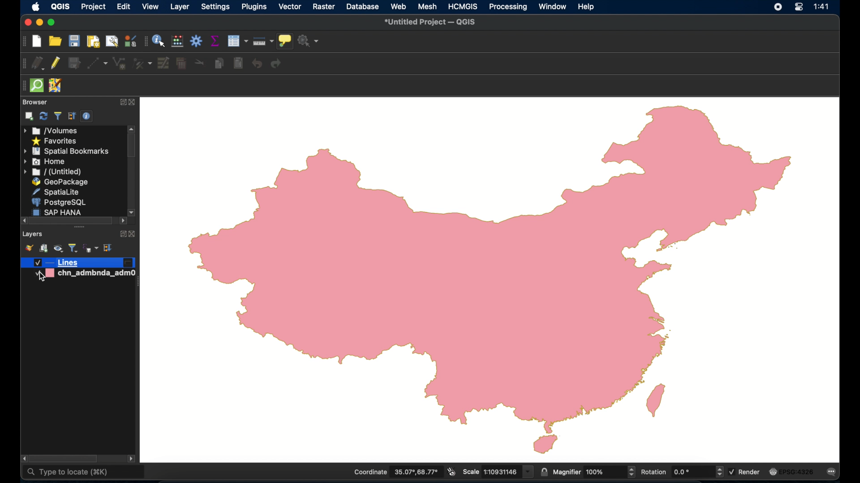 Image resolution: width=860 pixels, height=483 pixels. What do you see at coordinates (21, 85) in the screenshot?
I see `drag handle` at bounding box center [21, 85].